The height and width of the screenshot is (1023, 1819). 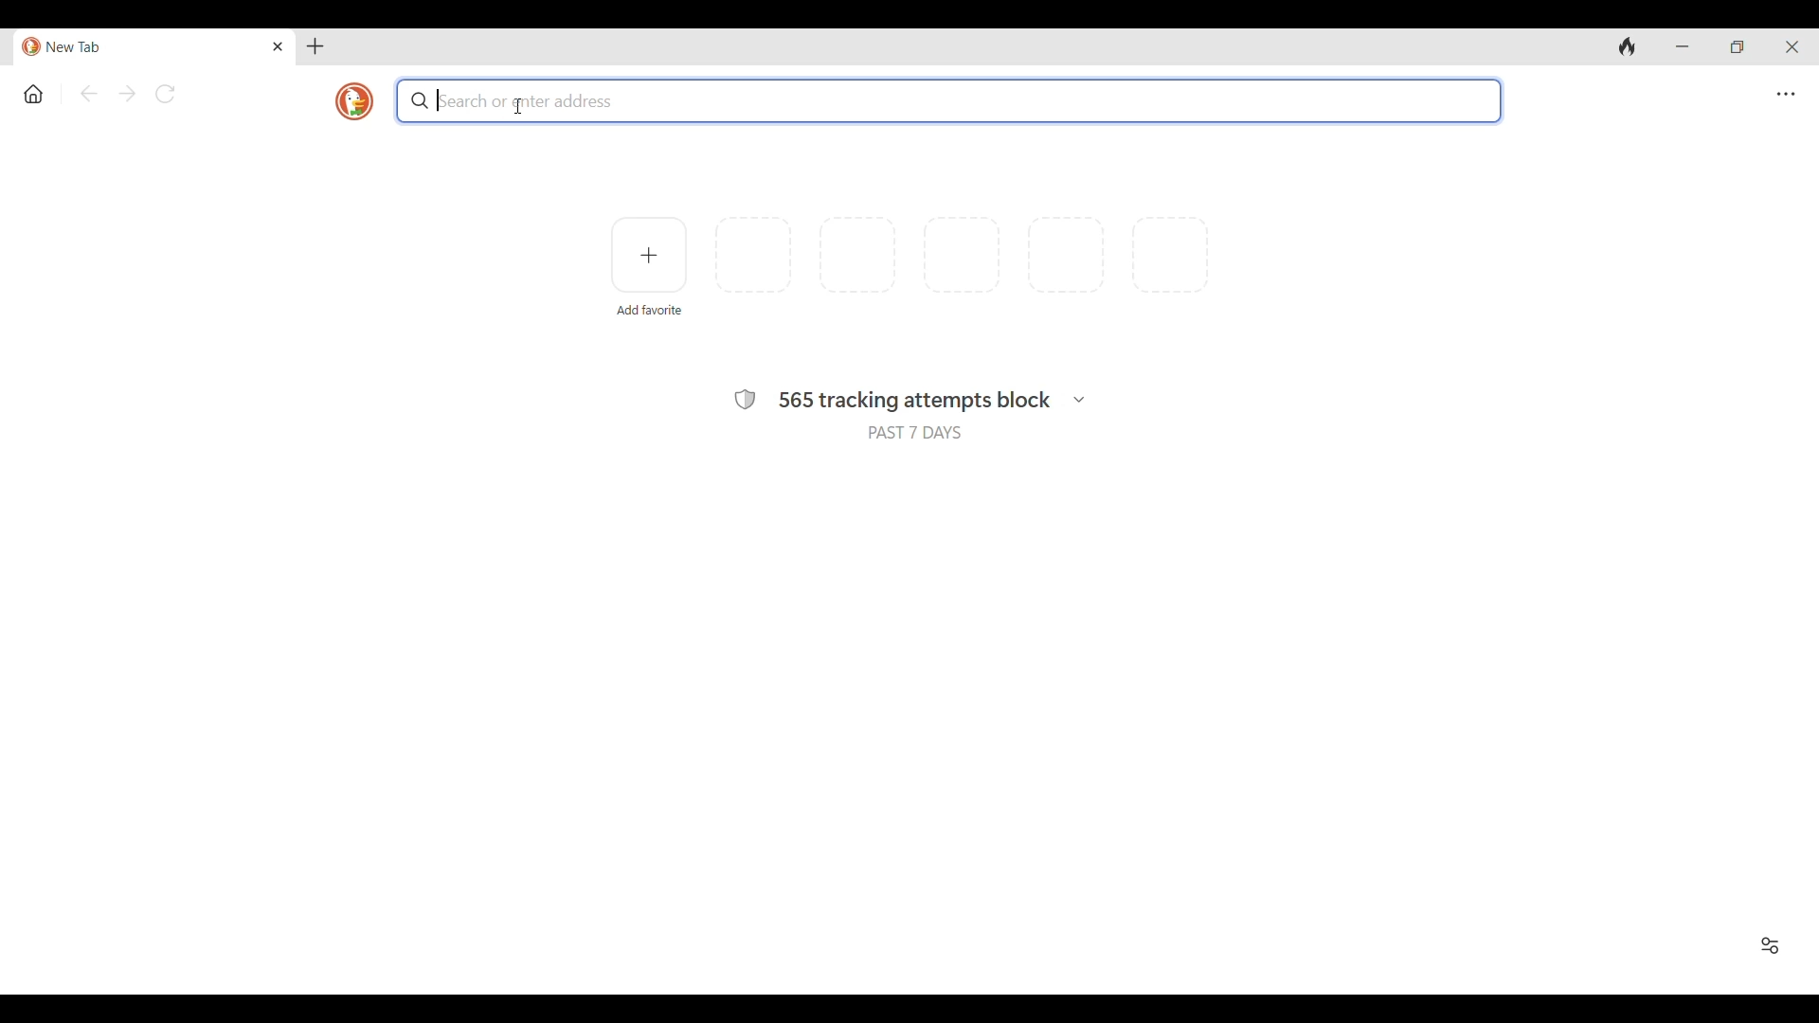 What do you see at coordinates (1792, 46) in the screenshot?
I see `Close interface` at bounding box center [1792, 46].